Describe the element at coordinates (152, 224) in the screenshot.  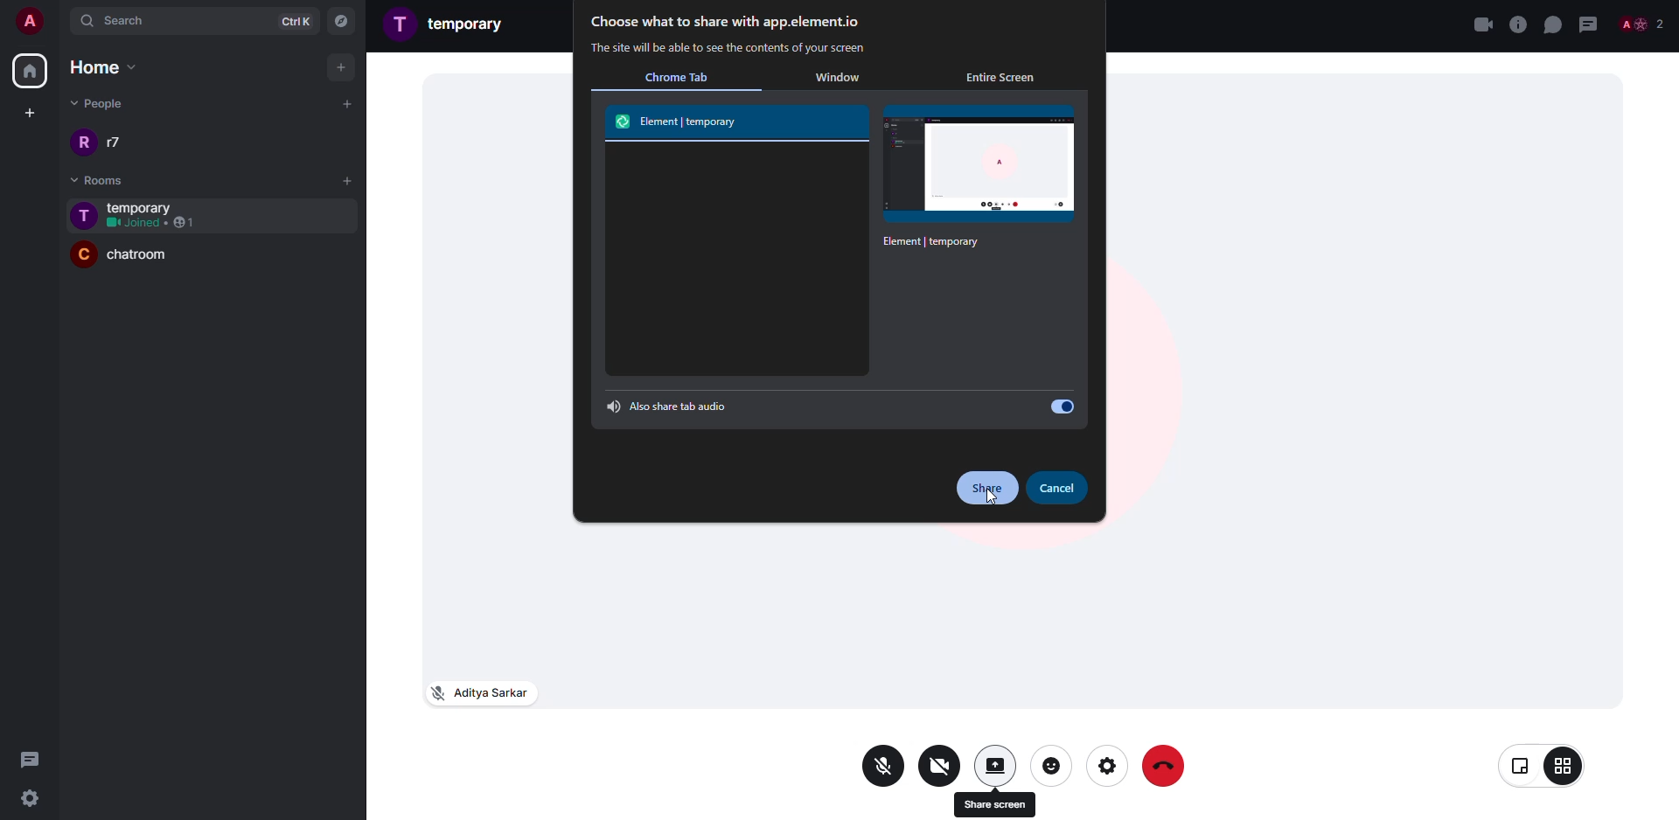
I see `1 joined` at that location.